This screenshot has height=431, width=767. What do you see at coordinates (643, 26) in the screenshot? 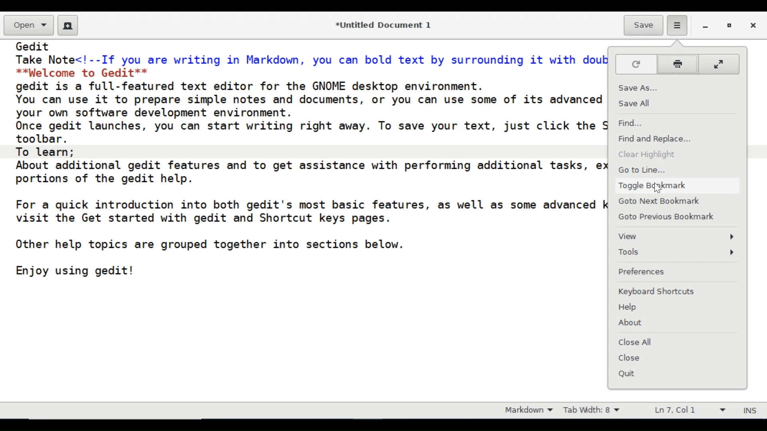
I see `Save` at bounding box center [643, 26].